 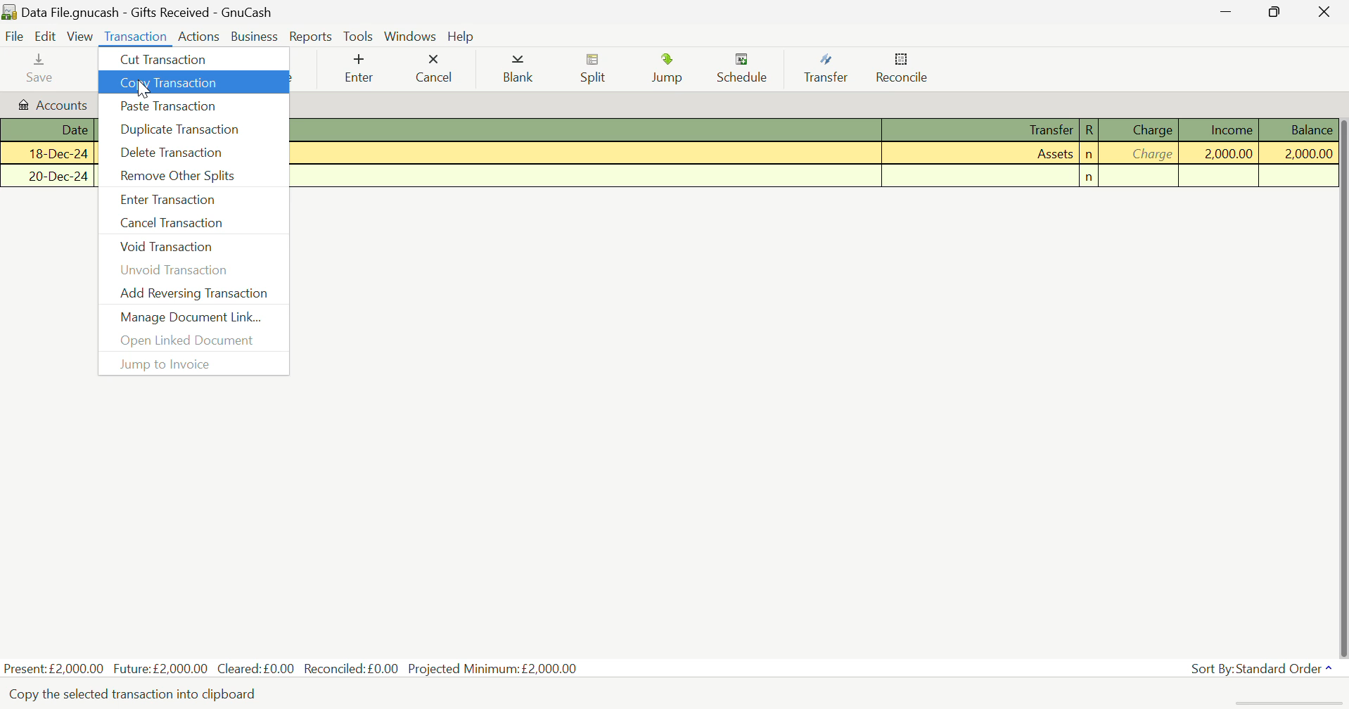 I want to click on Paste Transaction, so click(x=198, y=108).